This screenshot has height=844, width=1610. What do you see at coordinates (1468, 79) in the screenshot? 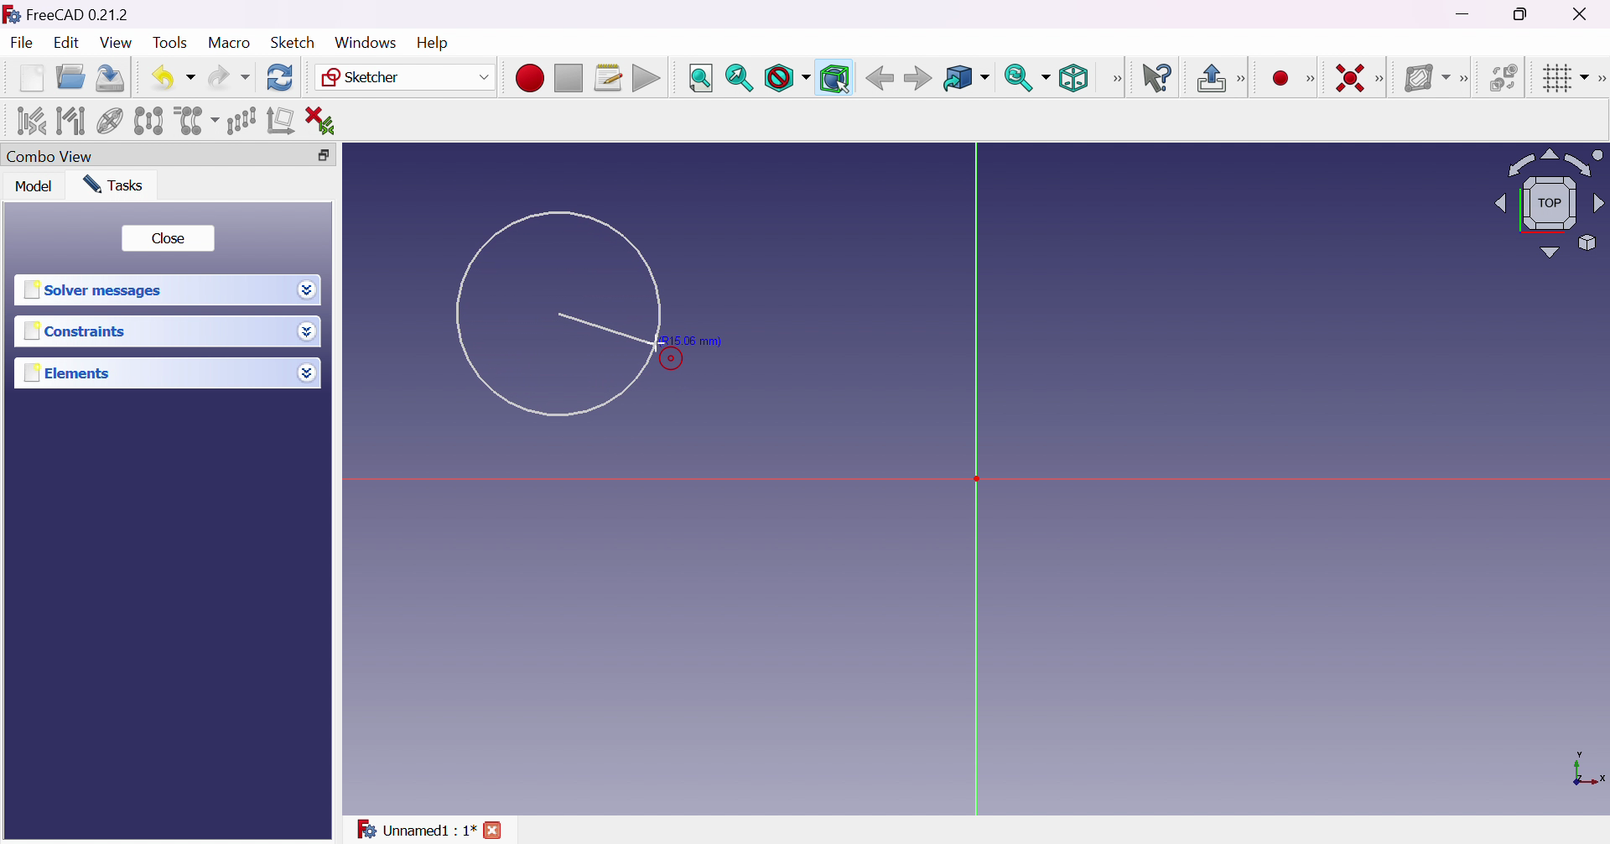
I see `[Sketcher B-spline tools]]` at bounding box center [1468, 79].